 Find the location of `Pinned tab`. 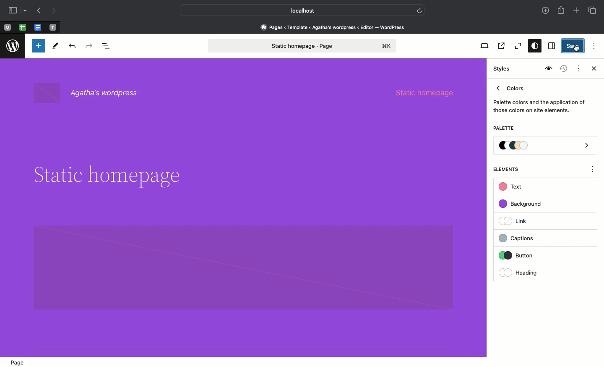

Pinned tab is located at coordinates (7, 28).